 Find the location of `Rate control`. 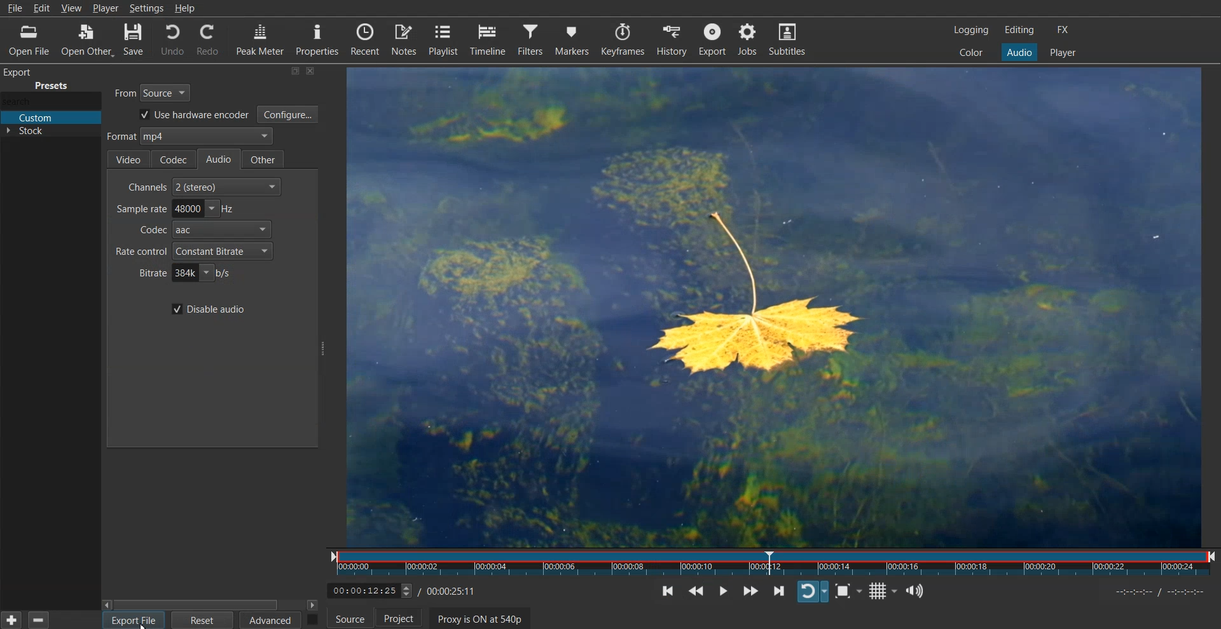

Rate control is located at coordinates (193, 251).